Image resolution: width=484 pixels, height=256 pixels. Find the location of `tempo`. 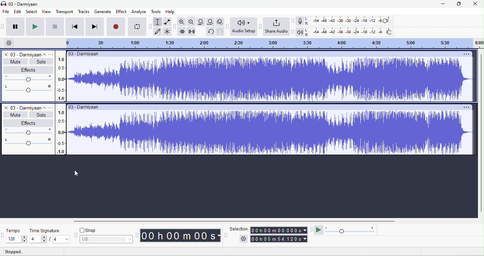

tempo is located at coordinates (13, 230).